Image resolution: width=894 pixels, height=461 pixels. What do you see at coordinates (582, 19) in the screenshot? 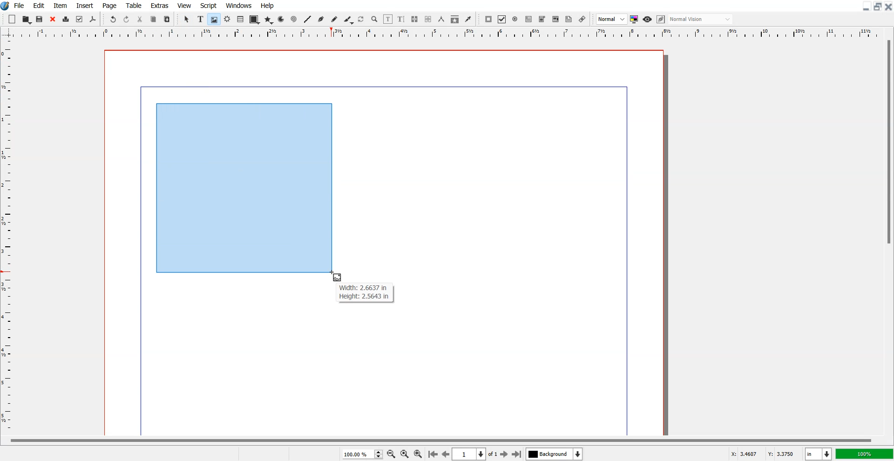
I see `Link Annotation` at bounding box center [582, 19].